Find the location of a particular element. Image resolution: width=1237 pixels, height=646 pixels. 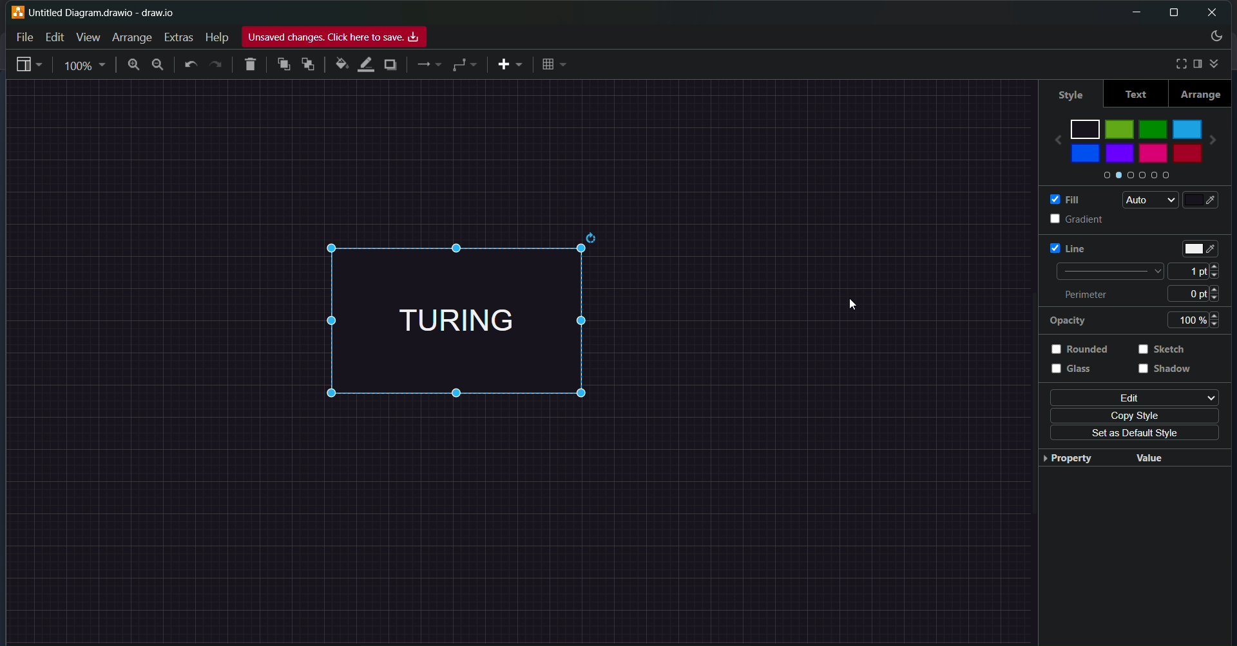

untitled Diagram.drawio - draw.io is located at coordinates (110, 11).